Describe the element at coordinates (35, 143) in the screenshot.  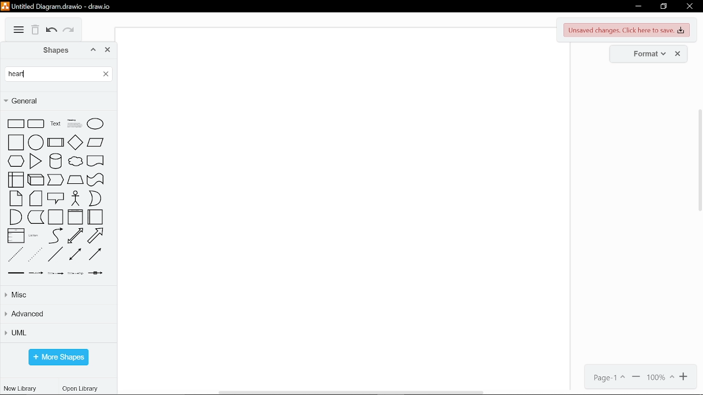
I see `circle` at that location.